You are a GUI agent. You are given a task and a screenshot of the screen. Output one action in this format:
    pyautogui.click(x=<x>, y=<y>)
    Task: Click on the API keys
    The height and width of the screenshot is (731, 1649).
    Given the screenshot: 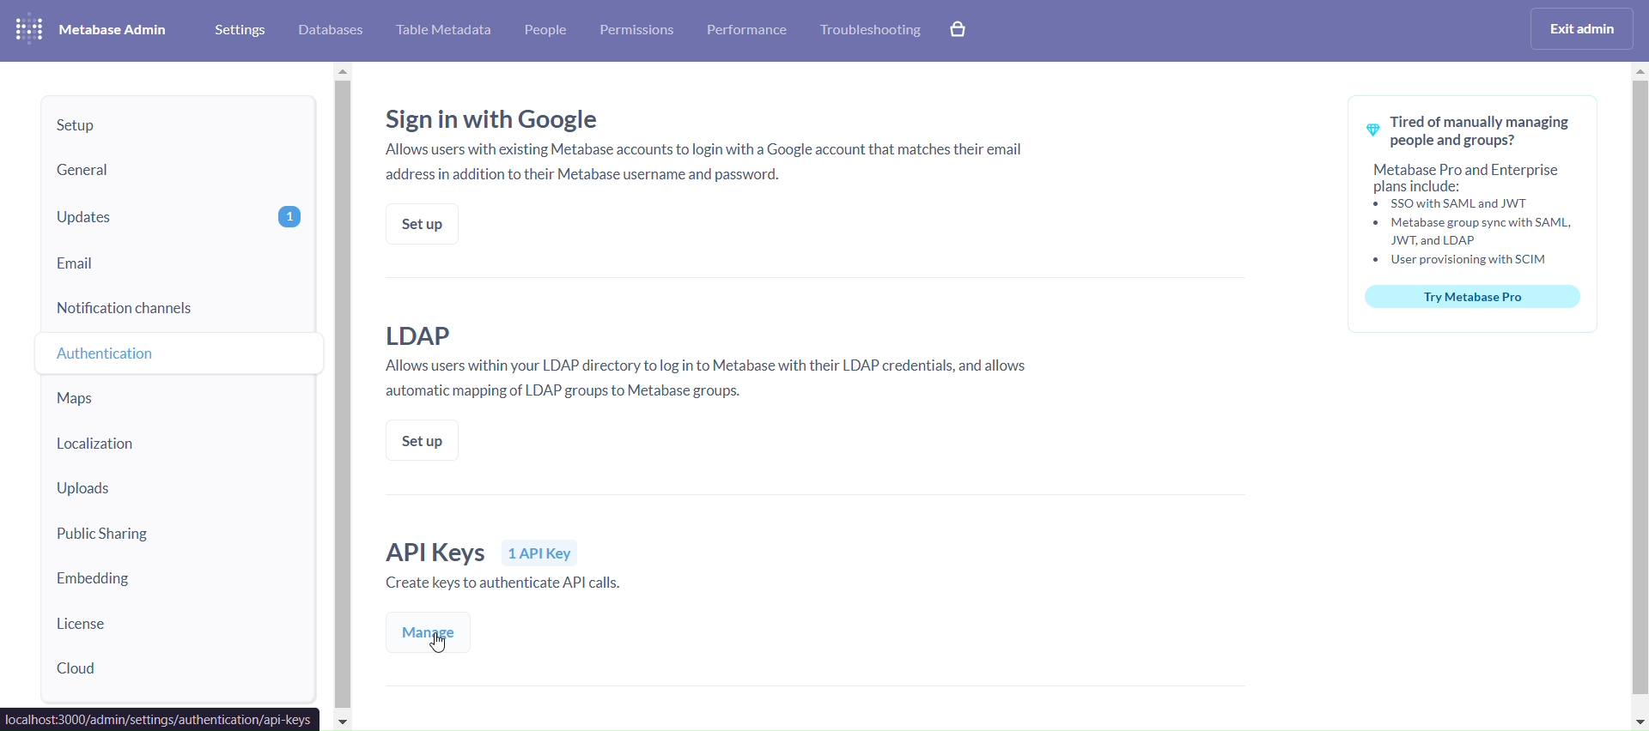 What is the action you would take?
    pyautogui.click(x=526, y=568)
    